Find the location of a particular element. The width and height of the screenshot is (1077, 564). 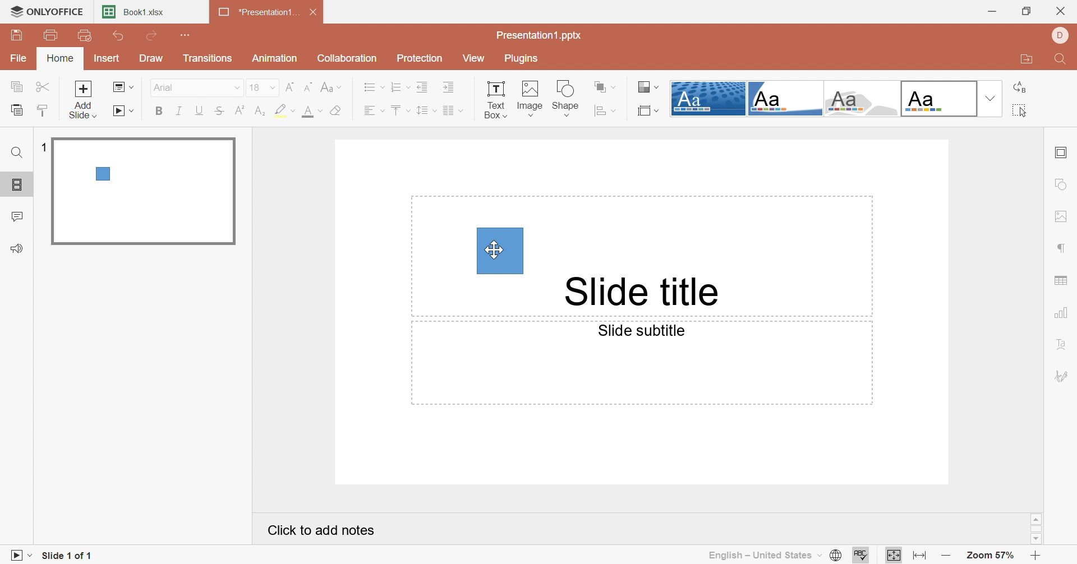

Undo is located at coordinates (118, 38).